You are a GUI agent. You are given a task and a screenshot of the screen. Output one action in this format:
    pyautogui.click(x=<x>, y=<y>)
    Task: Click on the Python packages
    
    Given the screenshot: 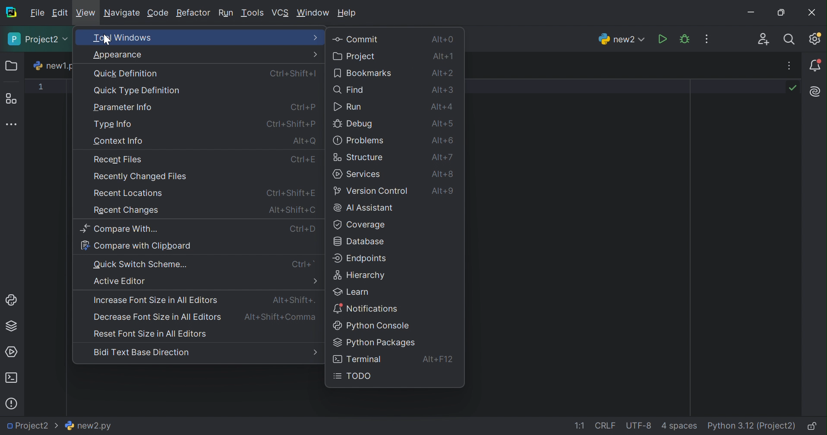 What is the action you would take?
    pyautogui.click(x=11, y=325)
    